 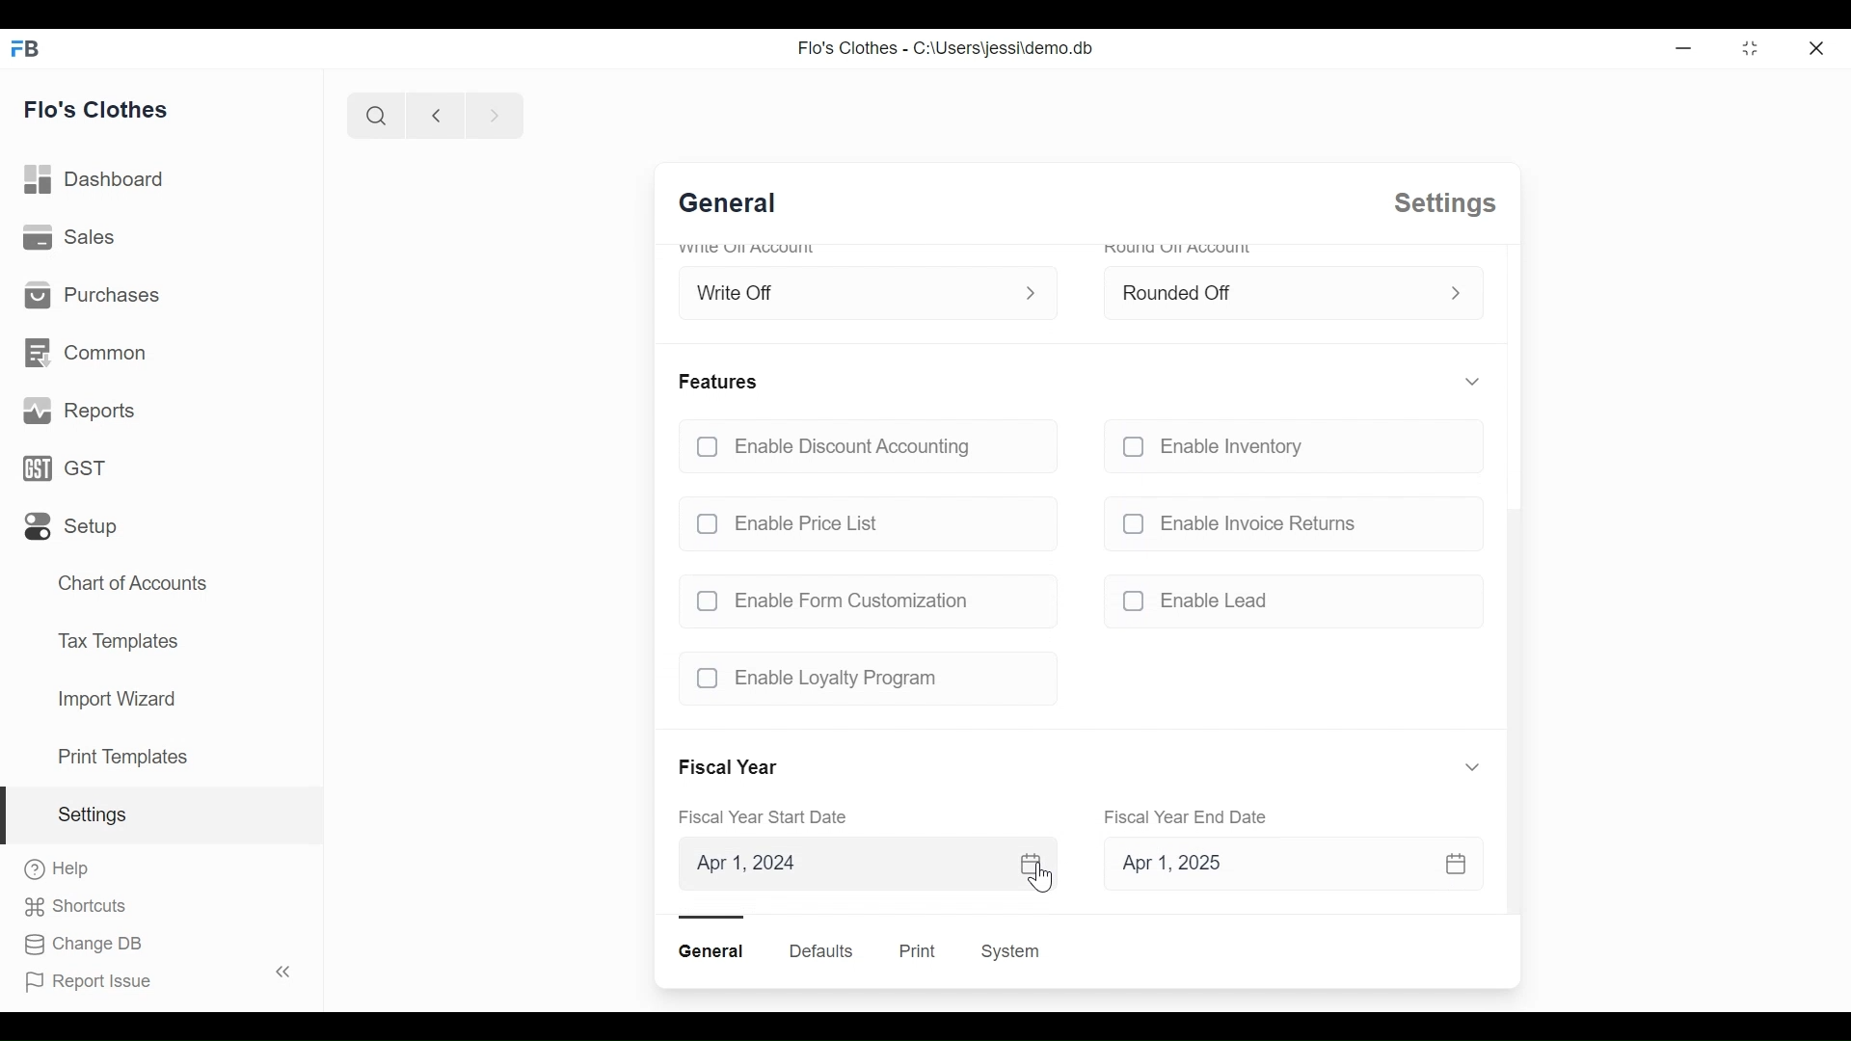 I want to click on unchecked Enable Invoice Returns, so click(x=1287, y=522).